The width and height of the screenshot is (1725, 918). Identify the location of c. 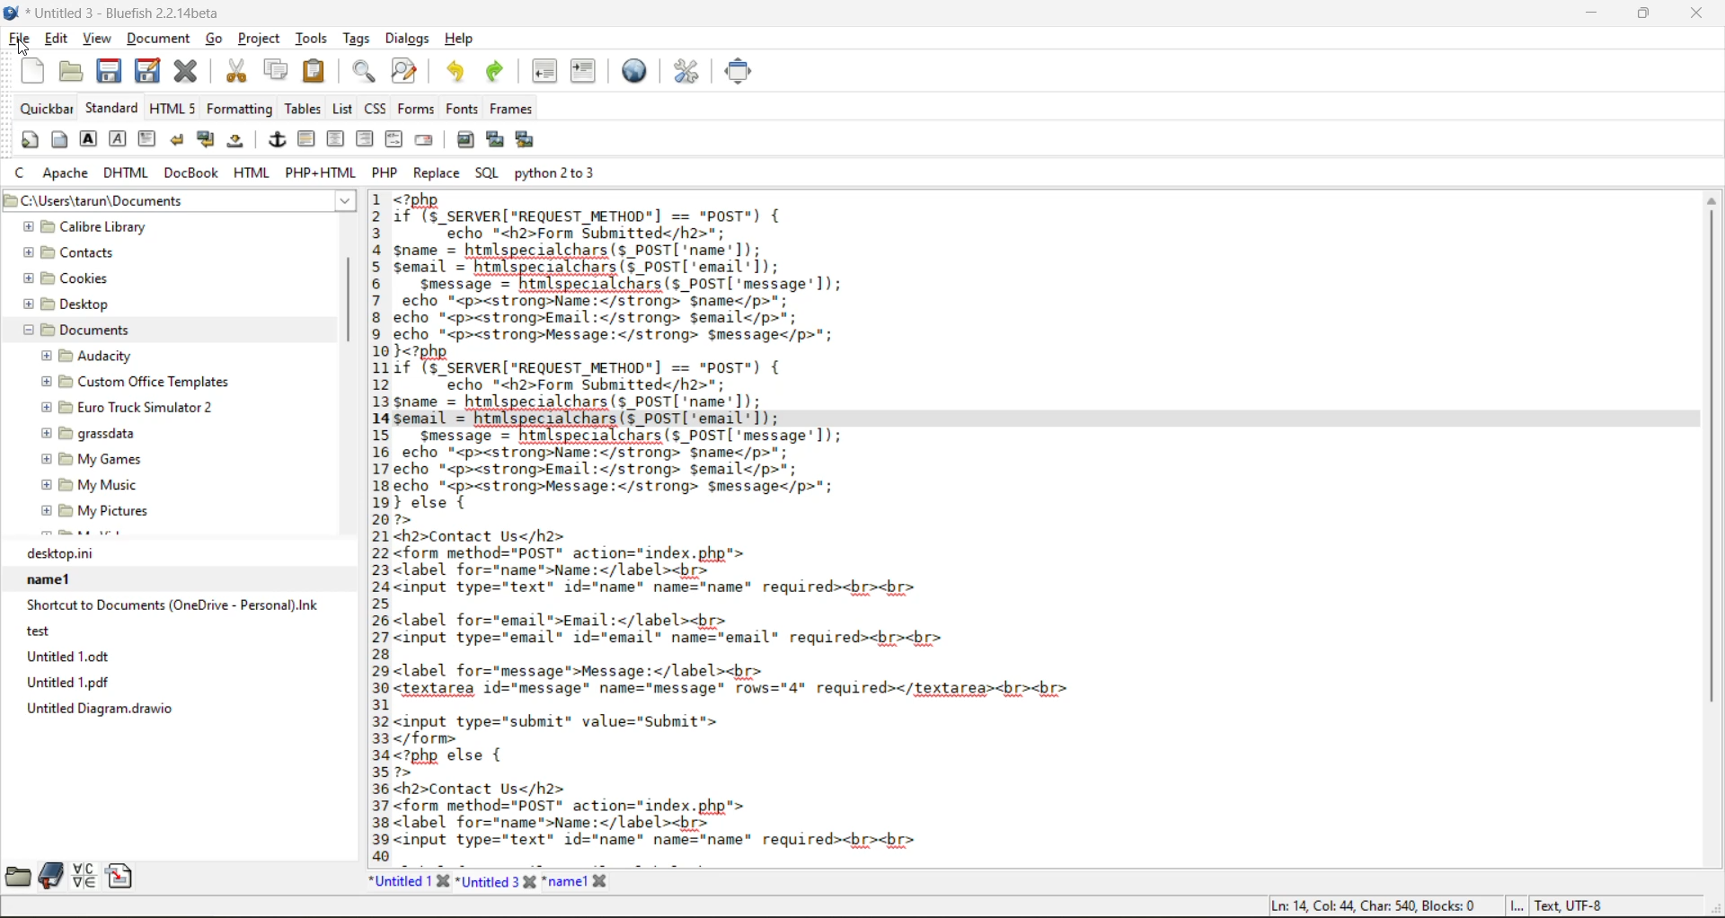
(22, 175).